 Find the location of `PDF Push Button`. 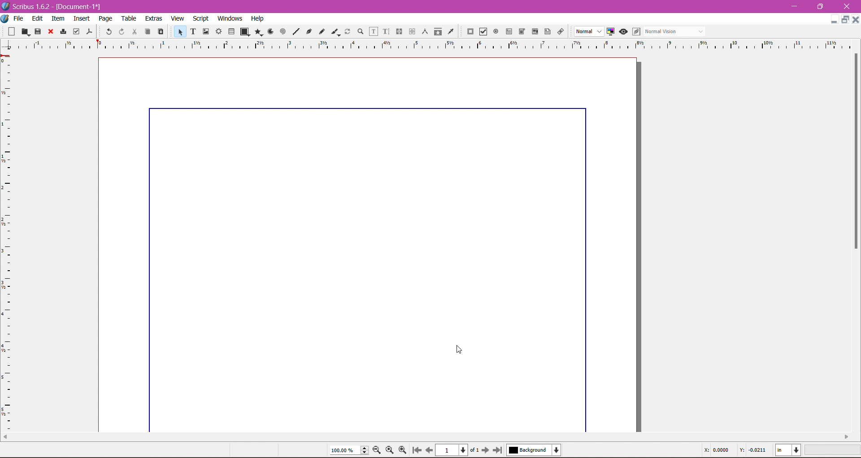

PDF Push Button is located at coordinates (470, 32).